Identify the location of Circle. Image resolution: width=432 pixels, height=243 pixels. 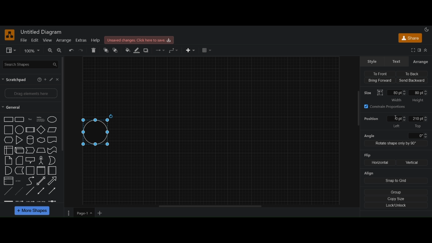
(53, 119).